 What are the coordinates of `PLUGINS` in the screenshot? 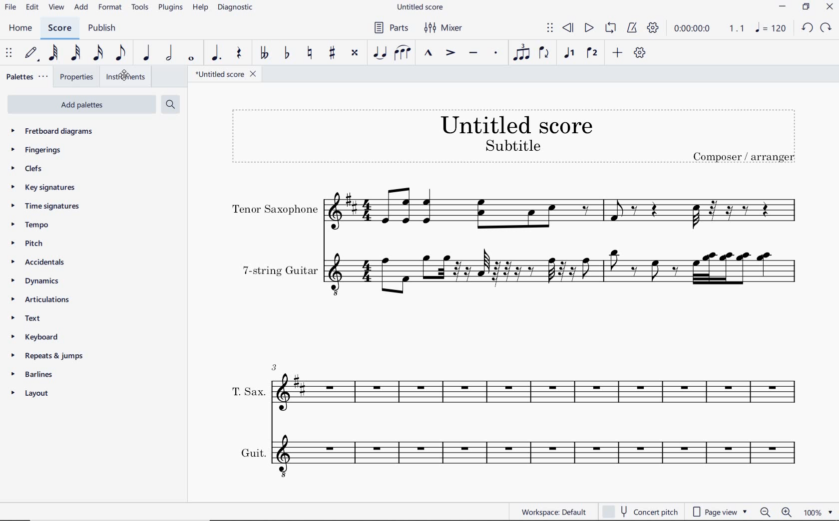 It's located at (170, 8).